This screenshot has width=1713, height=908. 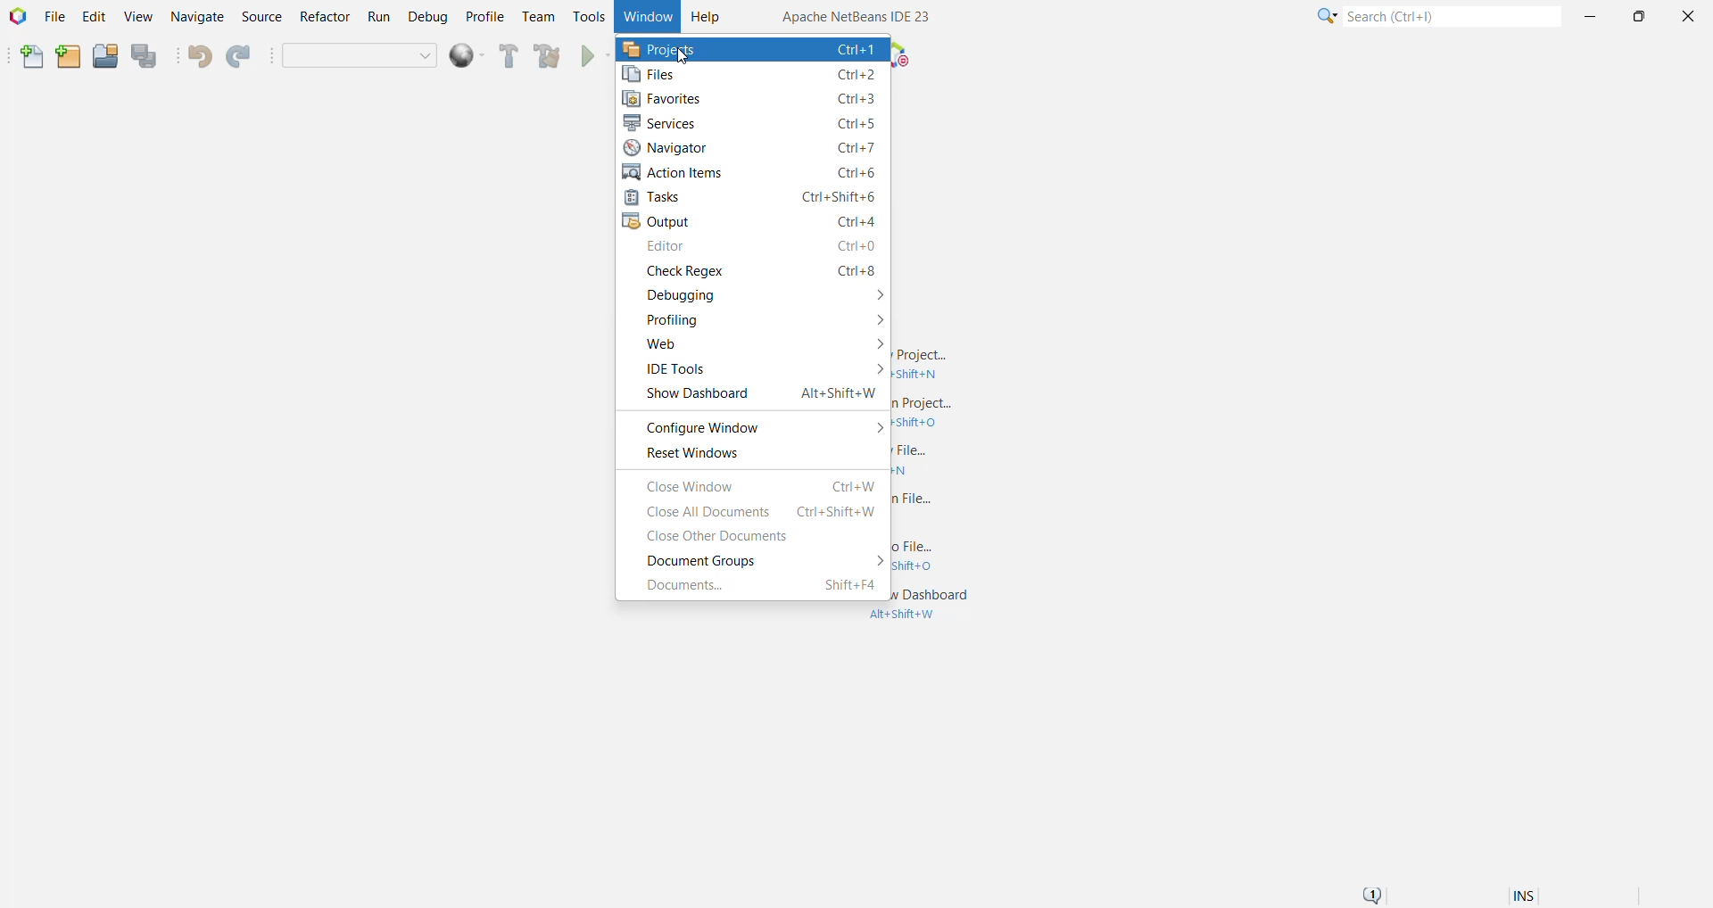 I want to click on Close Window, so click(x=762, y=485).